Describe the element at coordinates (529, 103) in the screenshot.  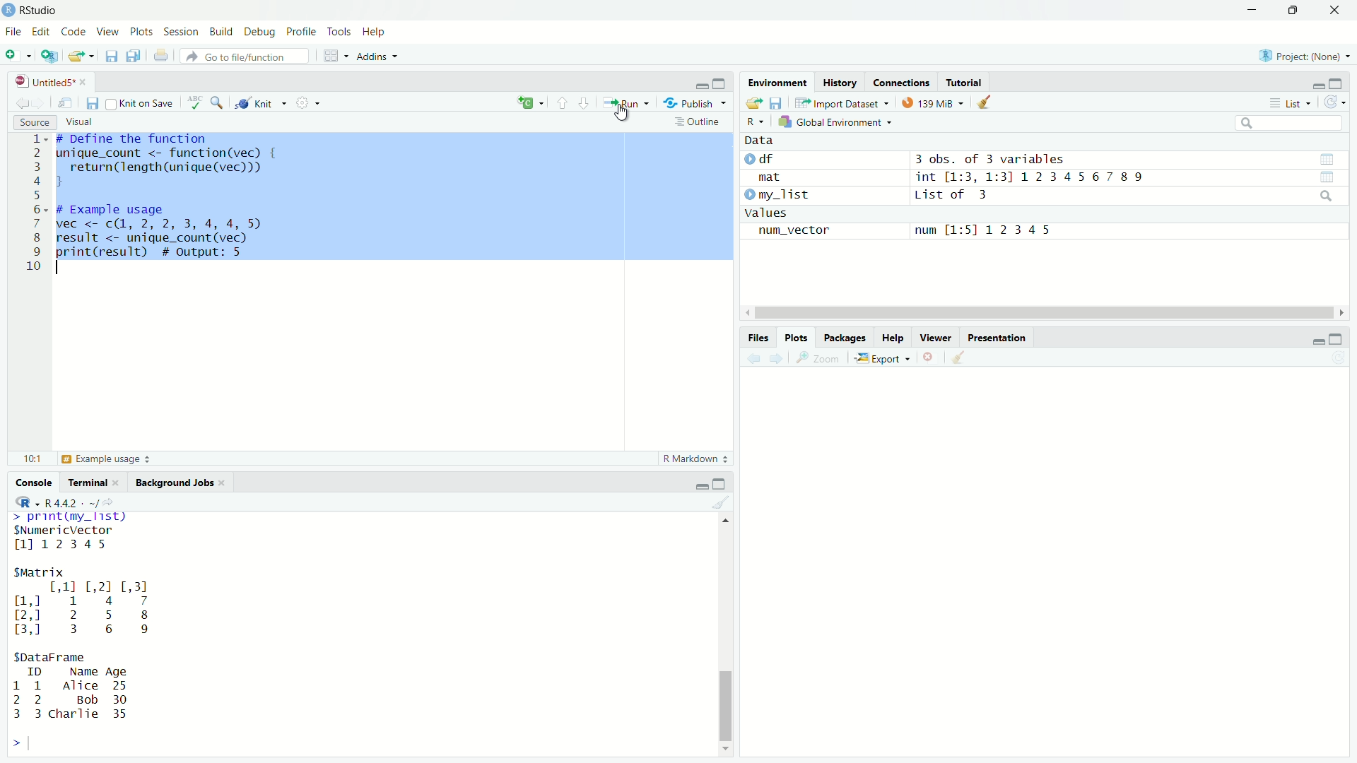
I see `insert new code chunk` at that location.